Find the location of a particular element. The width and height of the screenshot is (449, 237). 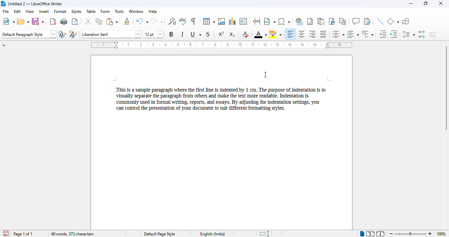

single-page view is located at coordinates (362, 234).